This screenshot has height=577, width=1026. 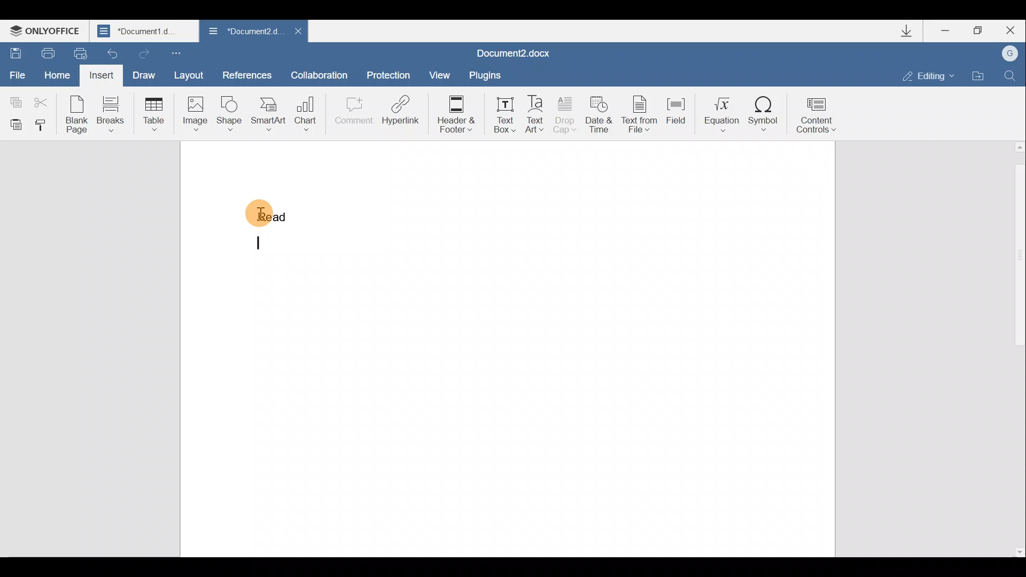 What do you see at coordinates (819, 118) in the screenshot?
I see `Content controls` at bounding box center [819, 118].